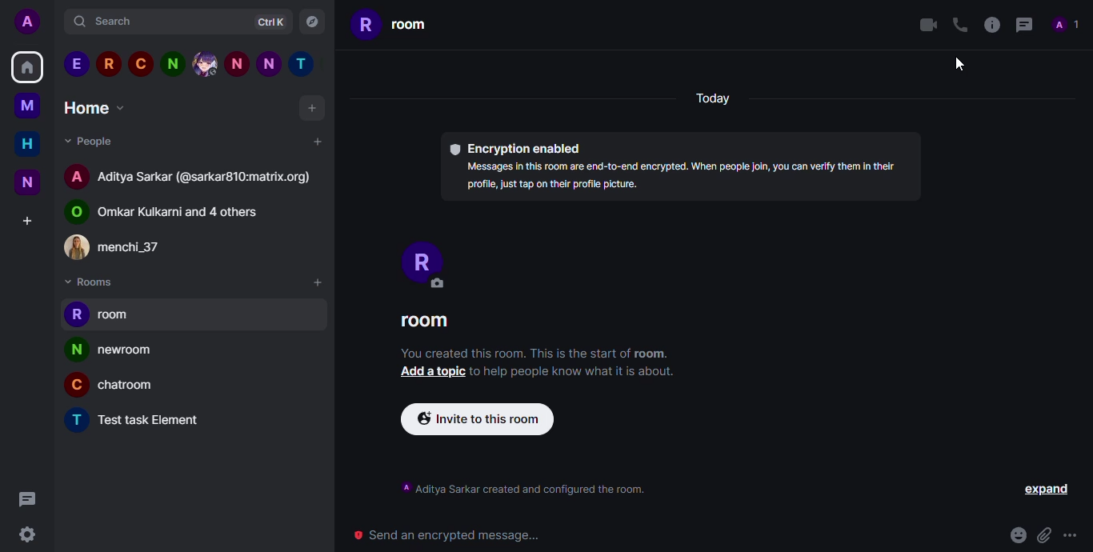 The image size is (1093, 552). I want to click on Cursor, so click(960, 66).